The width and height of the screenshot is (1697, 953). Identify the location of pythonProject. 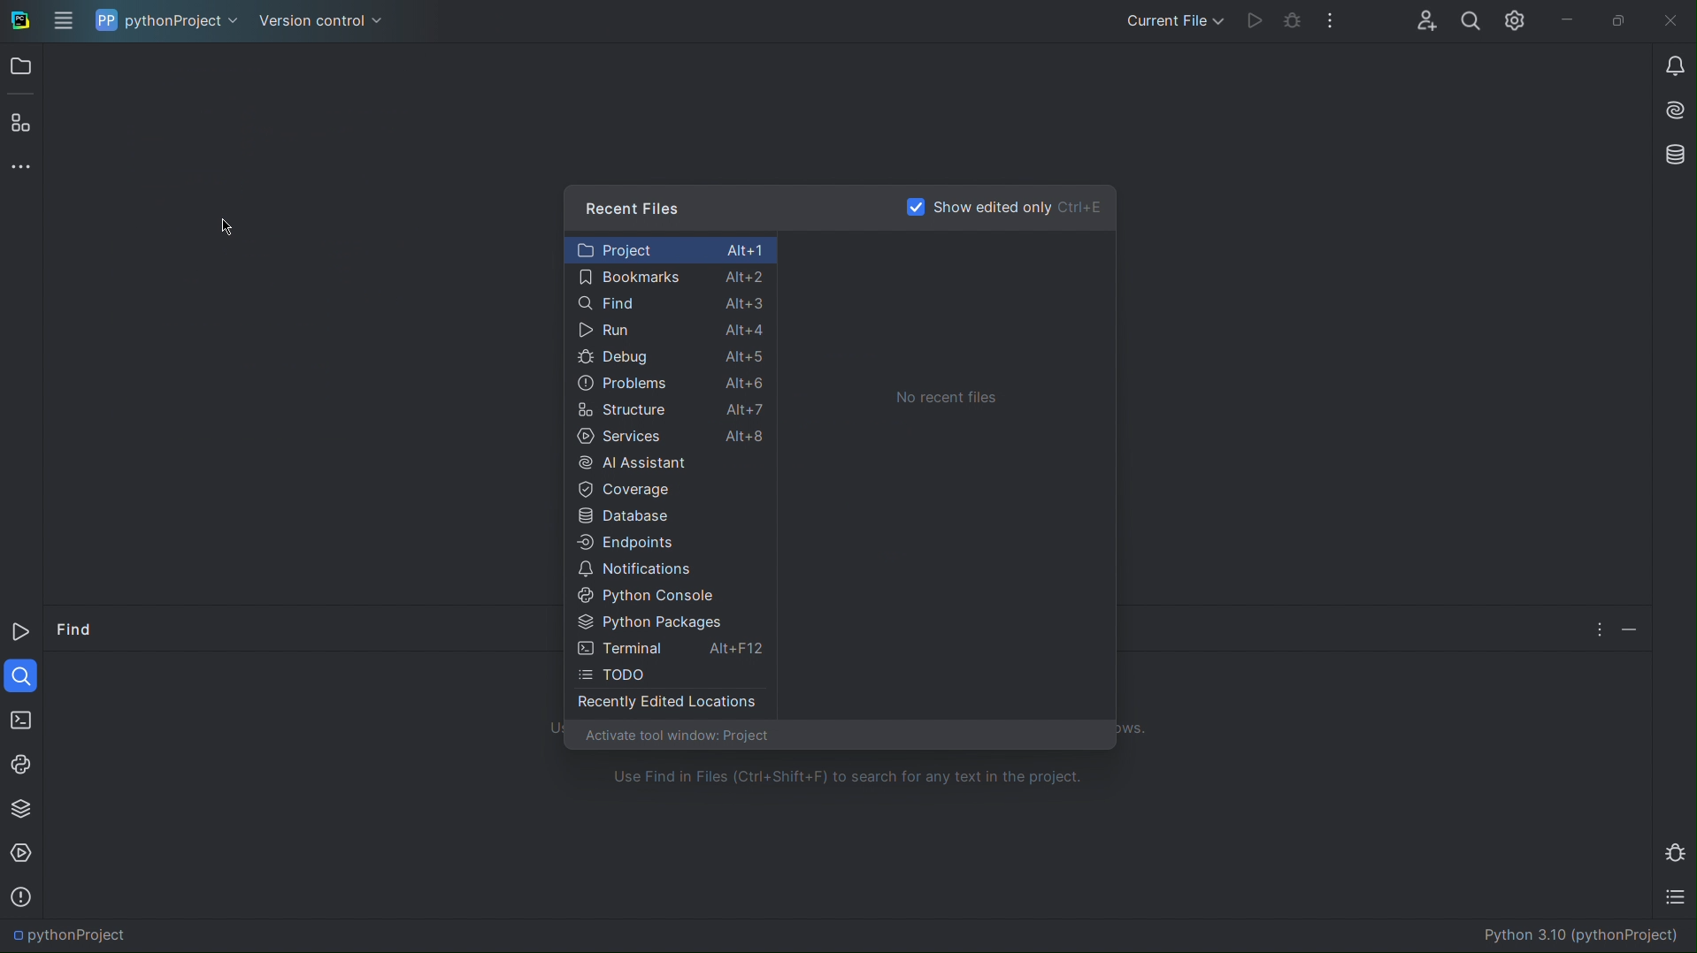
(165, 20).